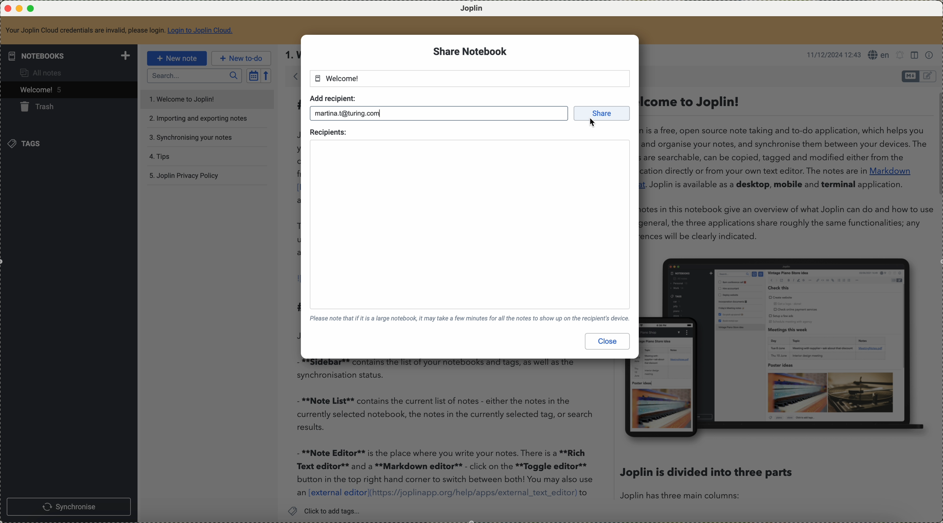 This screenshot has width=943, height=523. What do you see at coordinates (594, 124) in the screenshot?
I see `Cursor` at bounding box center [594, 124].